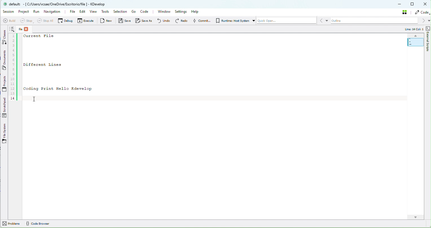 The height and width of the screenshot is (228, 431). What do you see at coordinates (81, 12) in the screenshot?
I see `Edit` at bounding box center [81, 12].